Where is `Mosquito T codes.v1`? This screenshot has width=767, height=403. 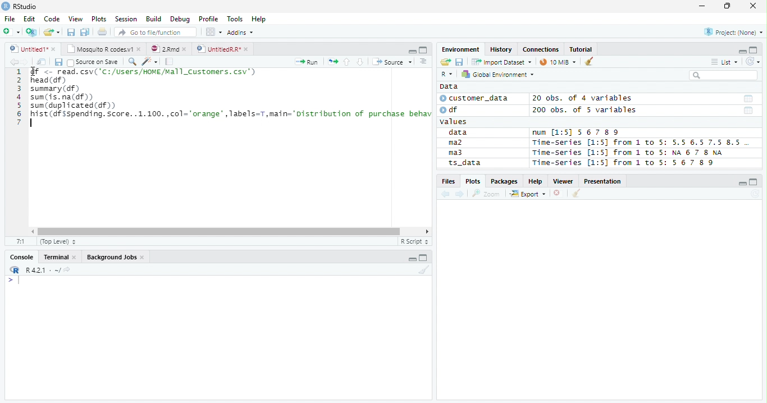
Mosquito T codes.v1 is located at coordinates (104, 49).